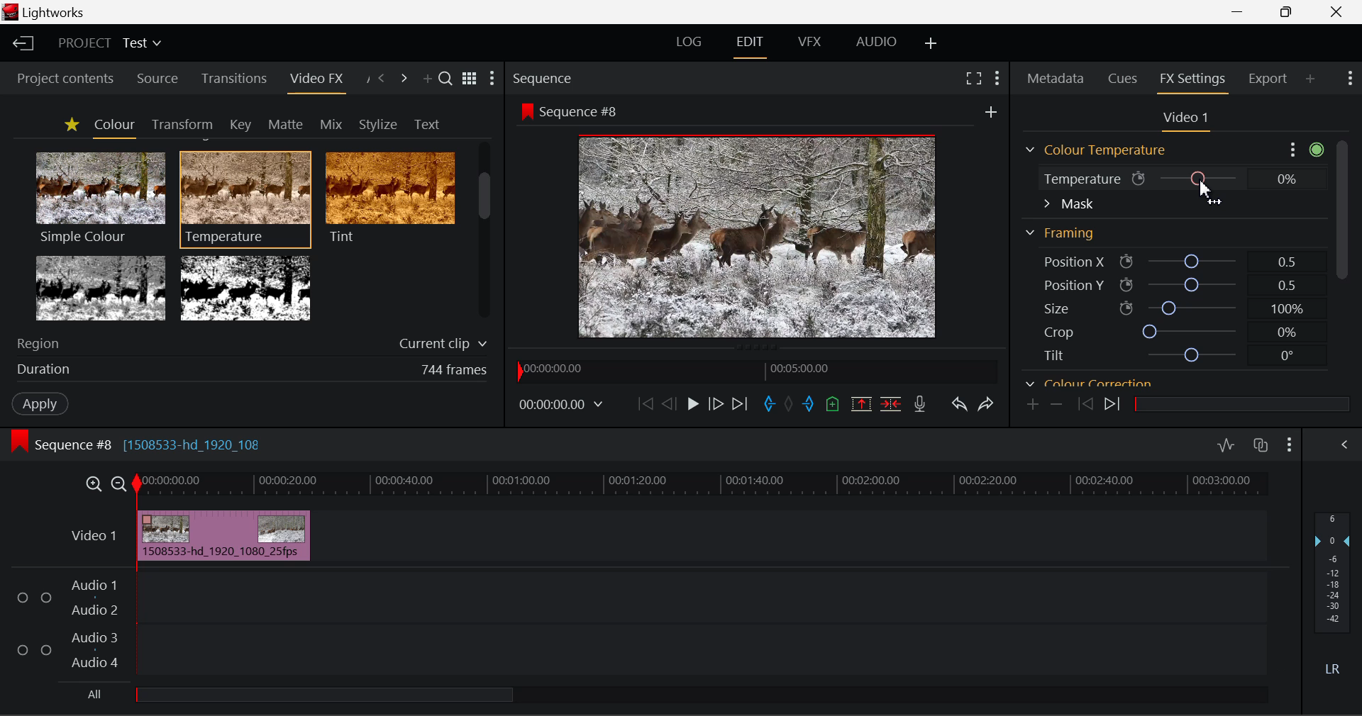 This screenshot has height=716, width=1362. I want to click on Framing Section, so click(1064, 230).